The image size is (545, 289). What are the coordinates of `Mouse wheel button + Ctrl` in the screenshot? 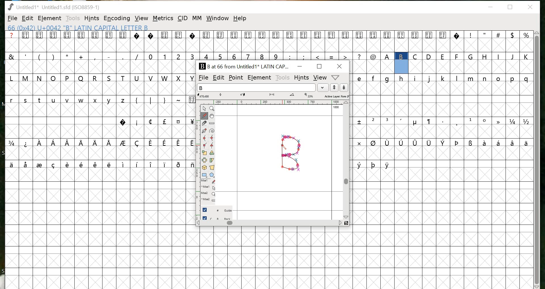 It's located at (209, 200).